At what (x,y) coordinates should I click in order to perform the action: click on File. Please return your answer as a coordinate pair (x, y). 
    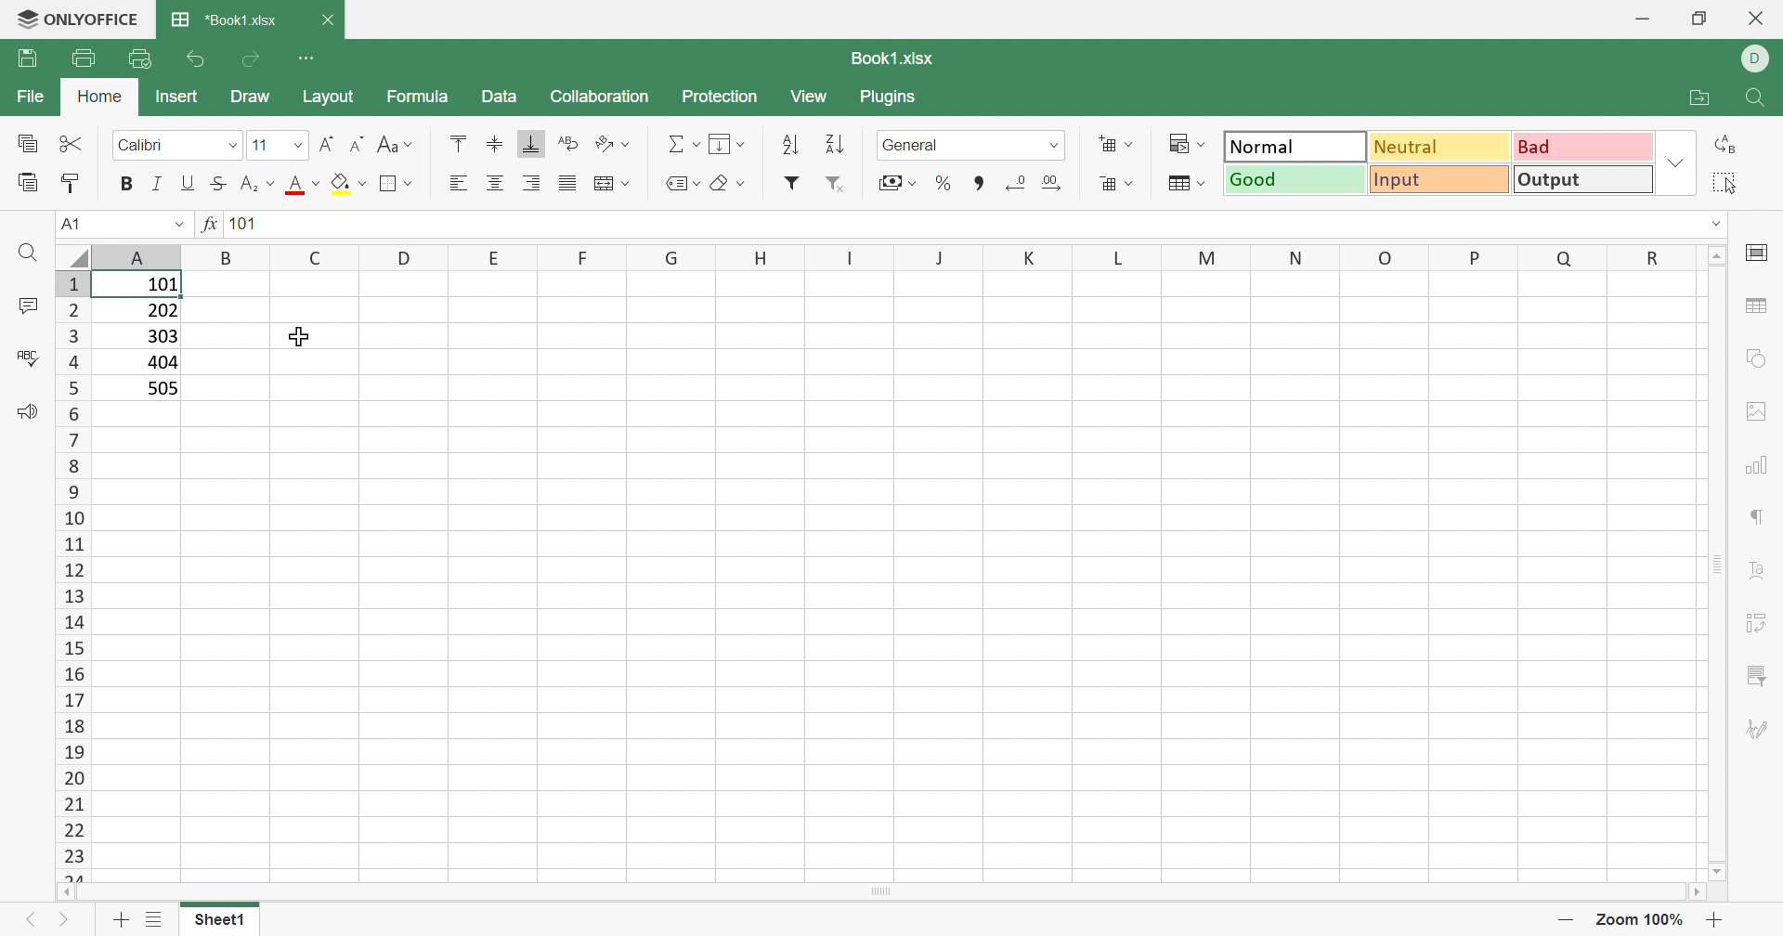
    Looking at the image, I should click on (30, 98).